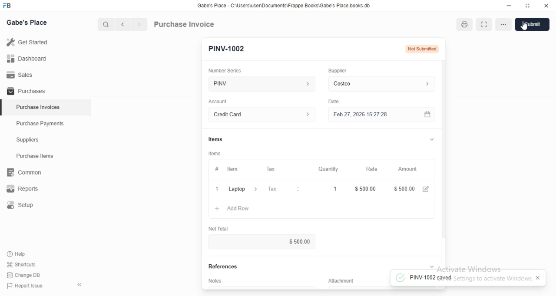 Image resolution: width=556 pixels, height=296 pixels. What do you see at coordinates (262, 287) in the screenshot?
I see `Add invoice terms` at bounding box center [262, 287].